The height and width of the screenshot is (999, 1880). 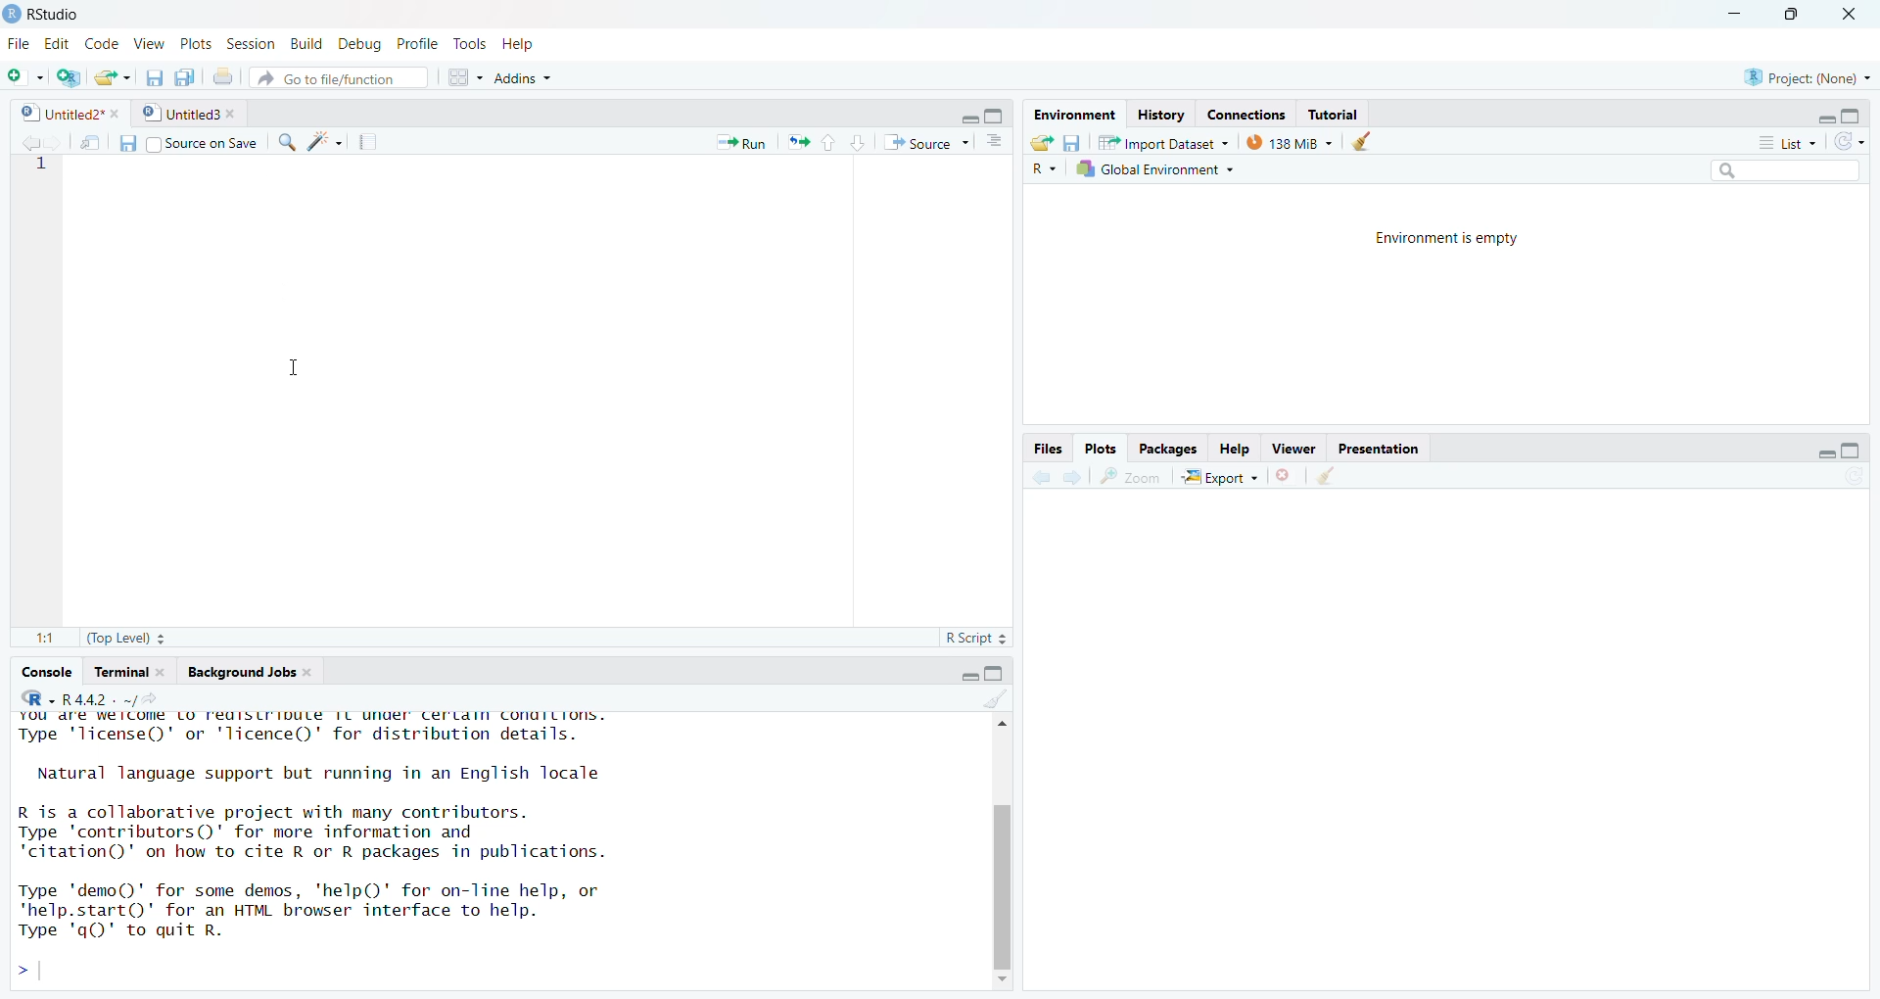 I want to click on New File, so click(x=23, y=77).